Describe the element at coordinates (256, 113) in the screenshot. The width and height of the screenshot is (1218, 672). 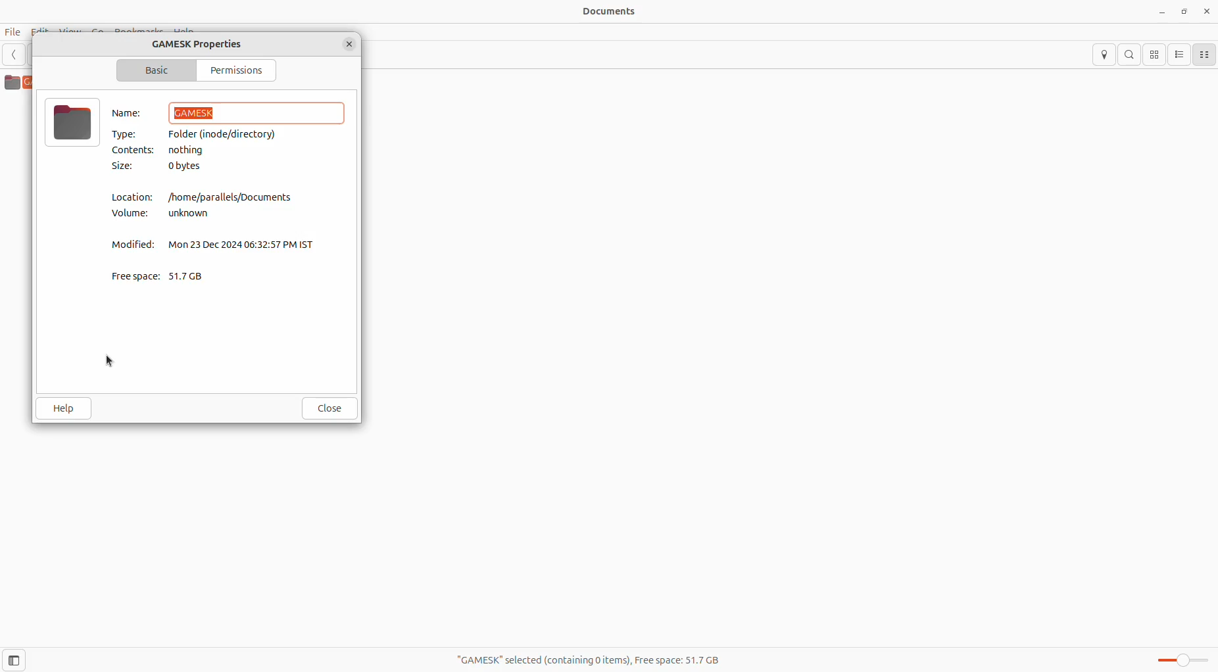
I see `GAMESK` at that location.